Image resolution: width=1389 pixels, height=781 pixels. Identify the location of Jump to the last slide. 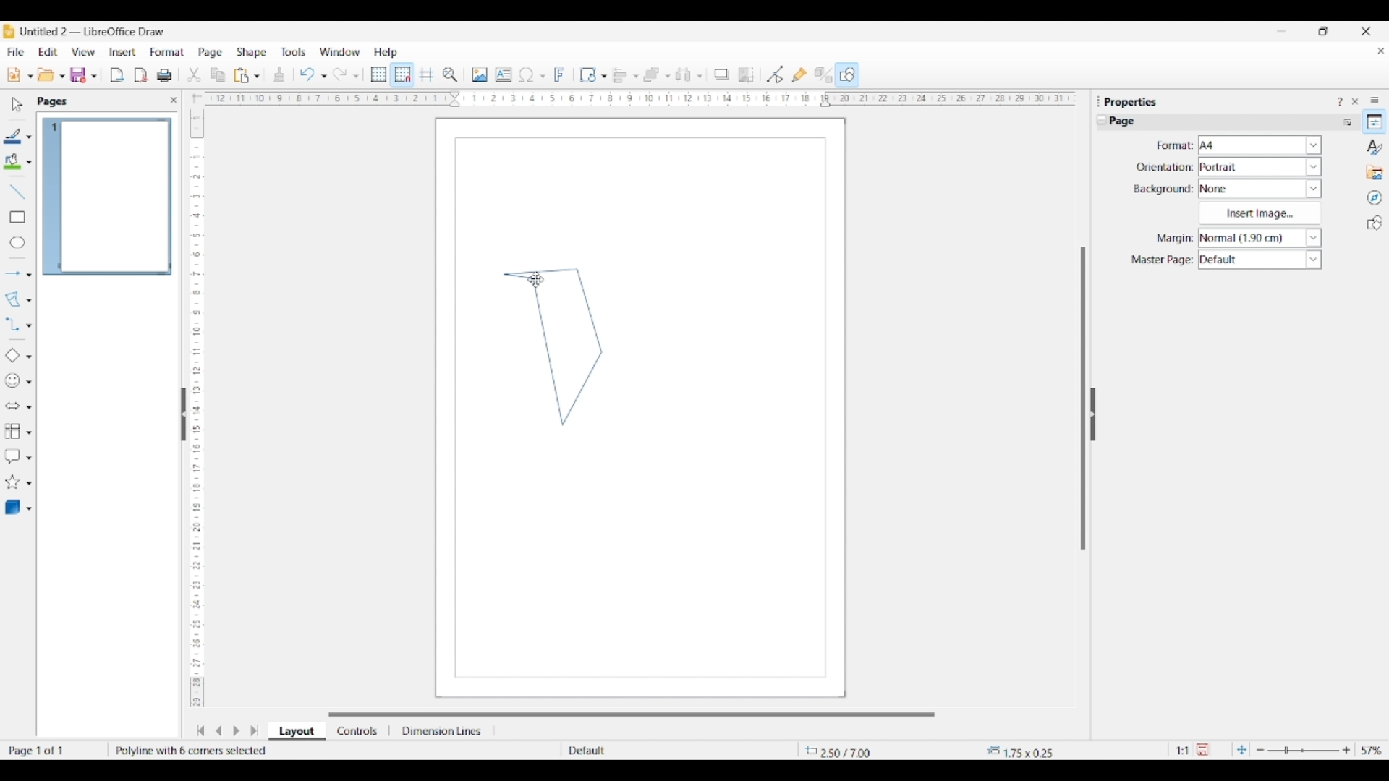
(255, 730).